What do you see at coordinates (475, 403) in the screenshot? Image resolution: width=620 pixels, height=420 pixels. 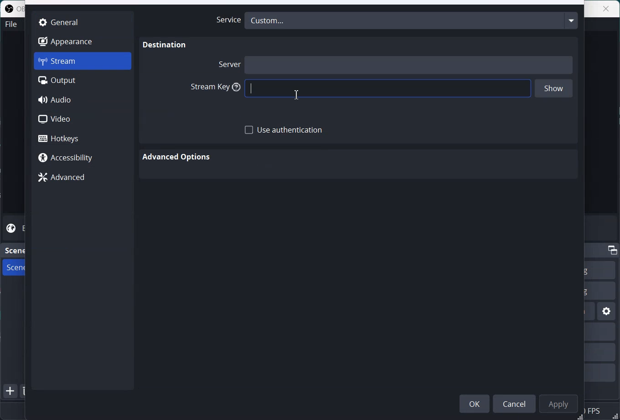 I see `OK` at bounding box center [475, 403].